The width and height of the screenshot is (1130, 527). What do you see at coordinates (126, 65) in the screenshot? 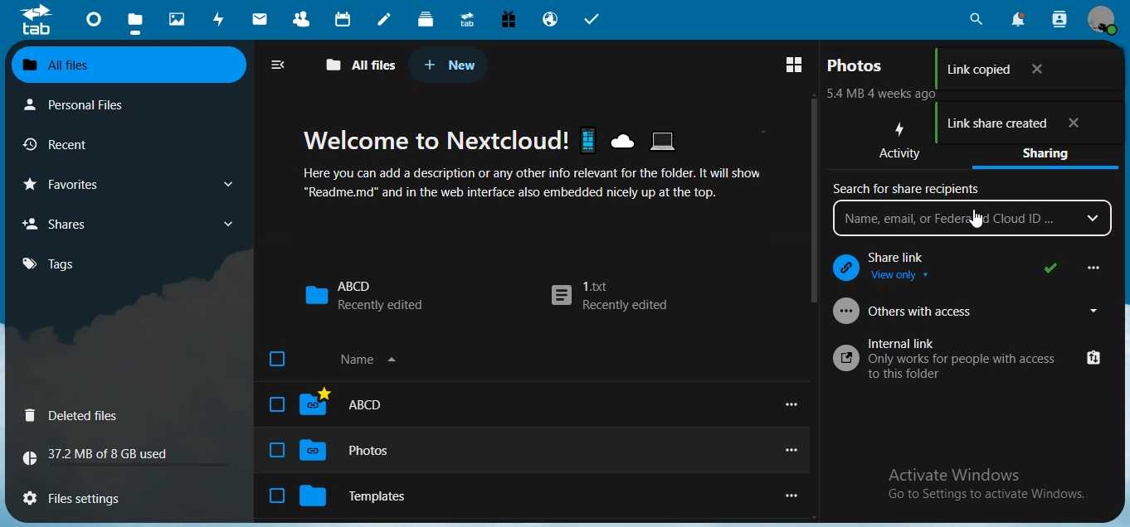
I see `all files` at bounding box center [126, 65].